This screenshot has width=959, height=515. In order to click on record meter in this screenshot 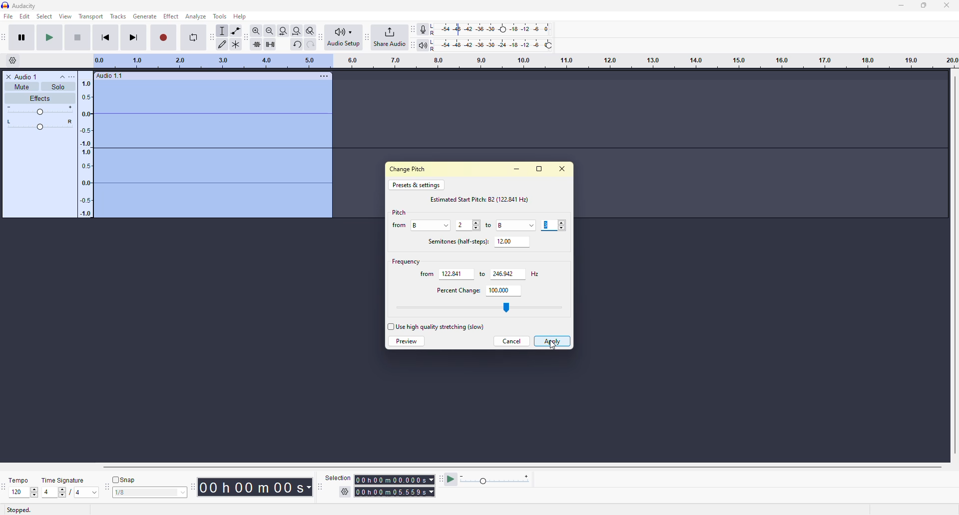, I will do `click(424, 29)`.